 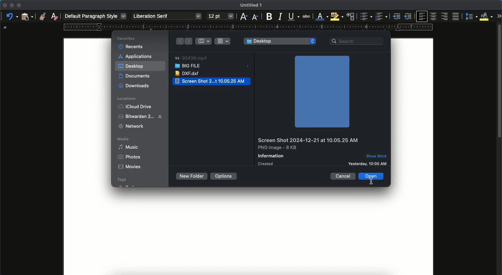 I want to click on page, so click(x=248, y=235).